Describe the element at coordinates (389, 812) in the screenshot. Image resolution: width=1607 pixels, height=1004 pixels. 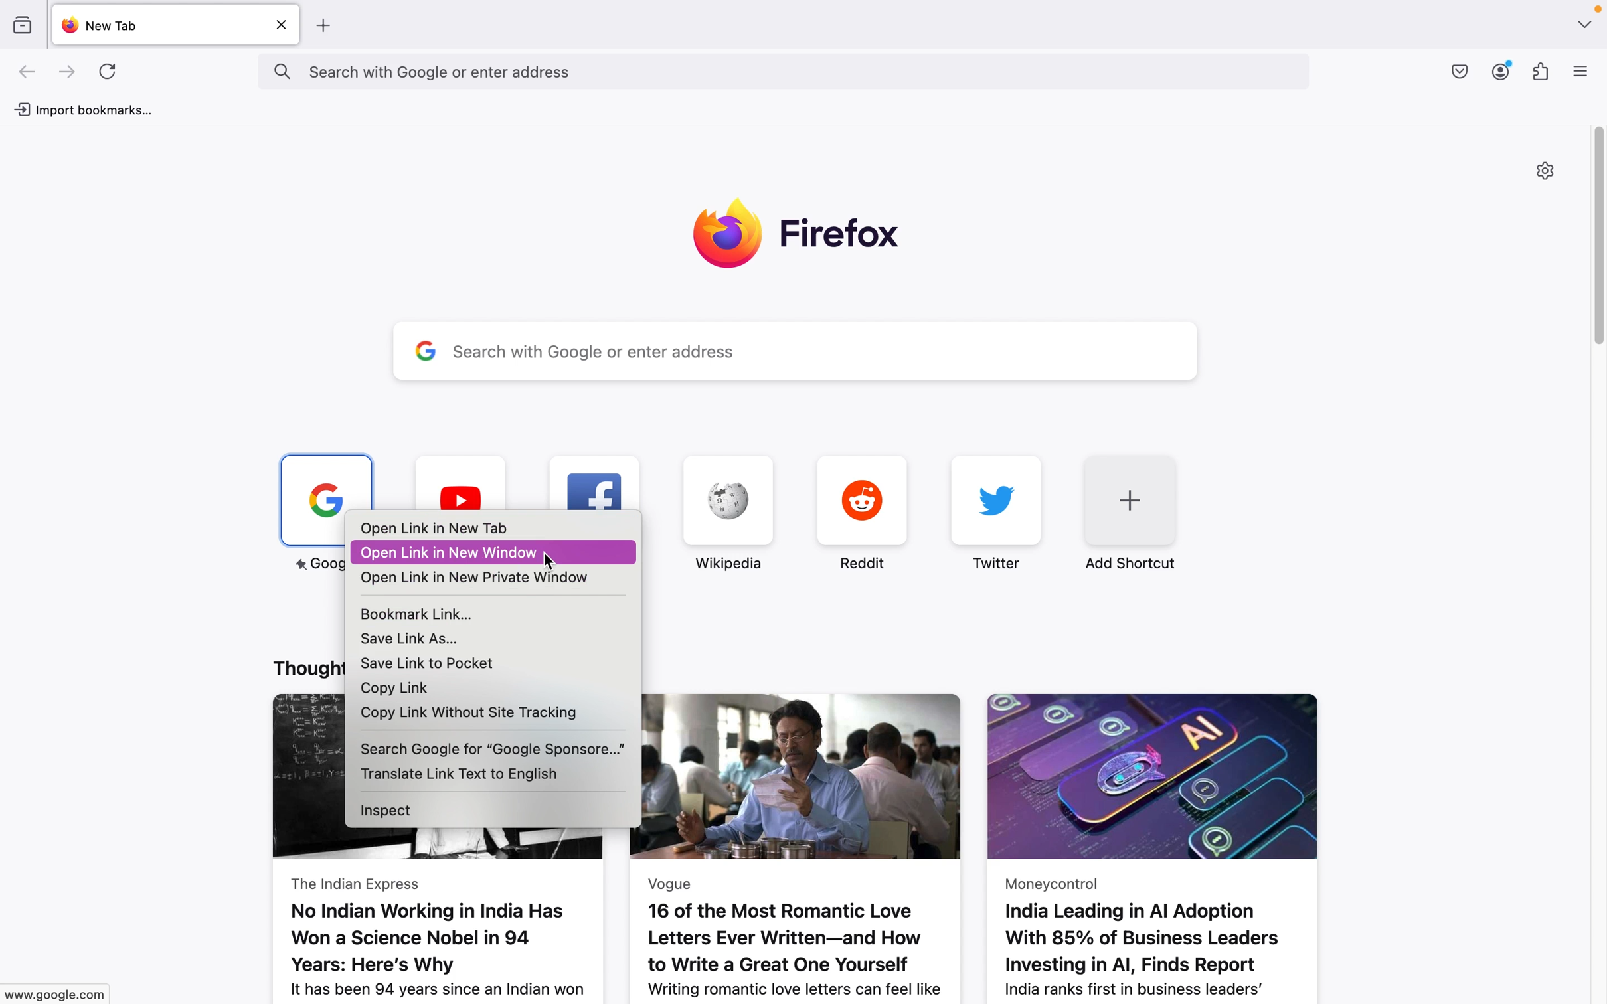
I see `inspect` at that location.